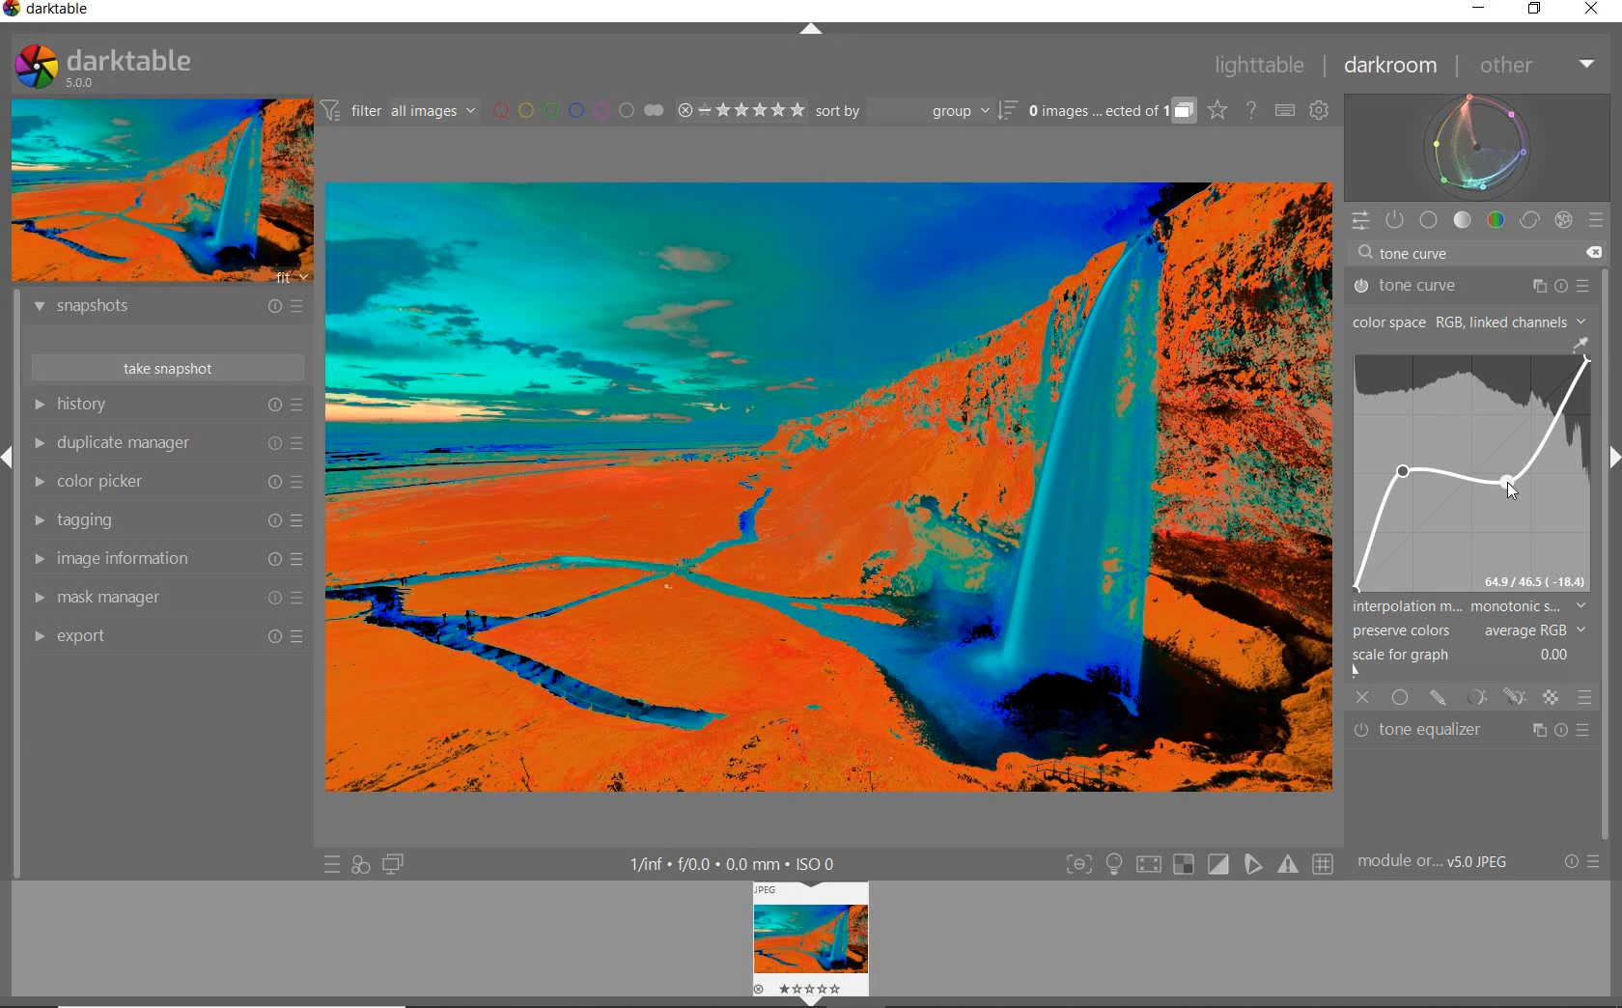 This screenshot has width=1622, height=1008. I want to click on TONE CURVE, so click(1473, 464).